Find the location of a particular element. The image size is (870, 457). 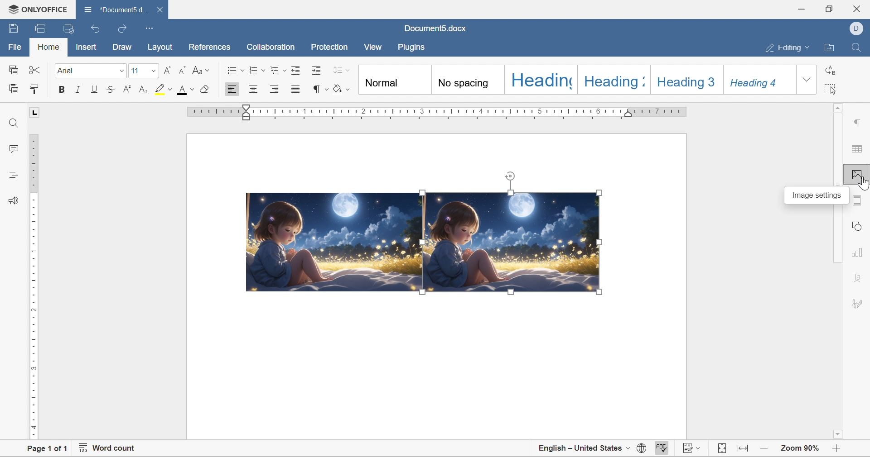

increase indent is located at coordinates (318, 70).